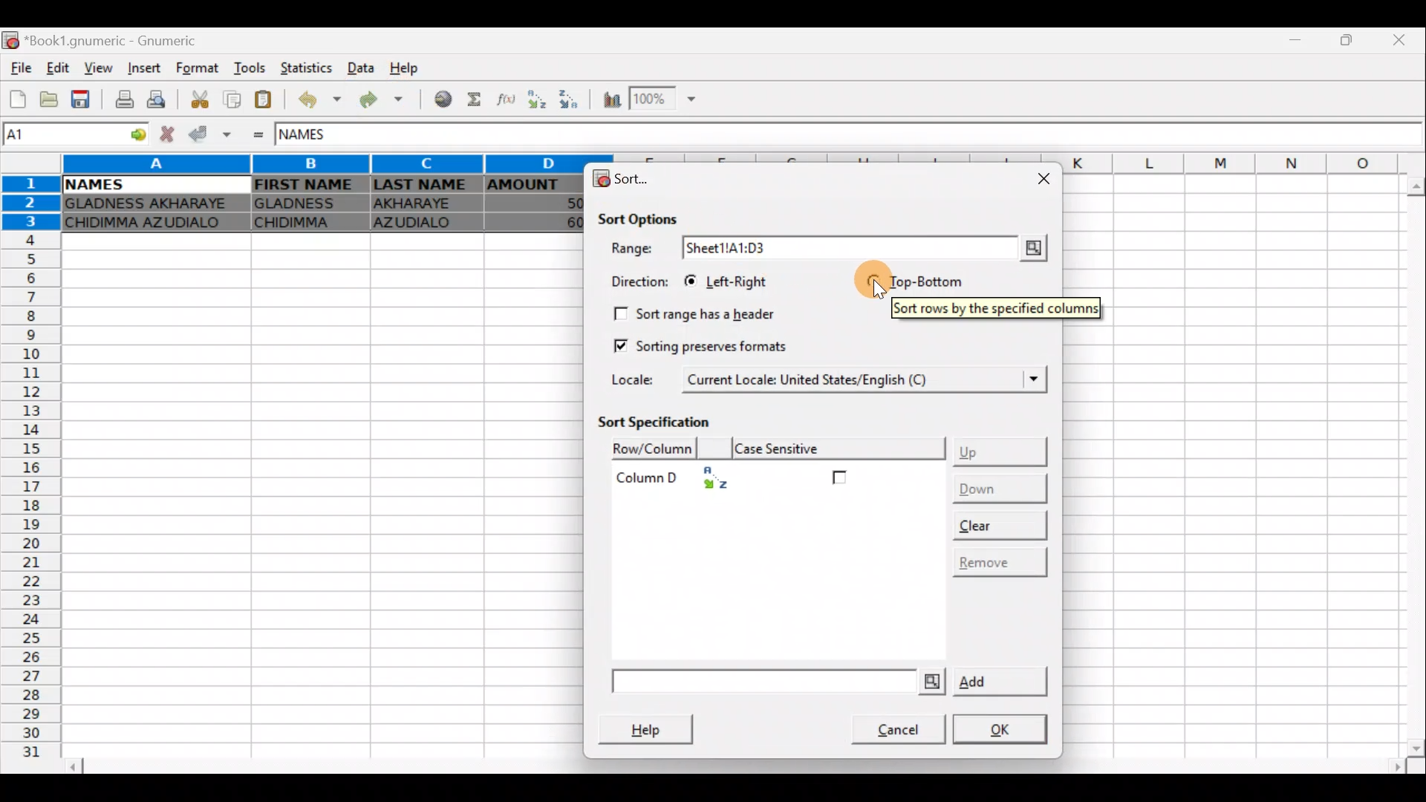 The image size is (1426, 802). I want to click on Close, so click(1040, 179).